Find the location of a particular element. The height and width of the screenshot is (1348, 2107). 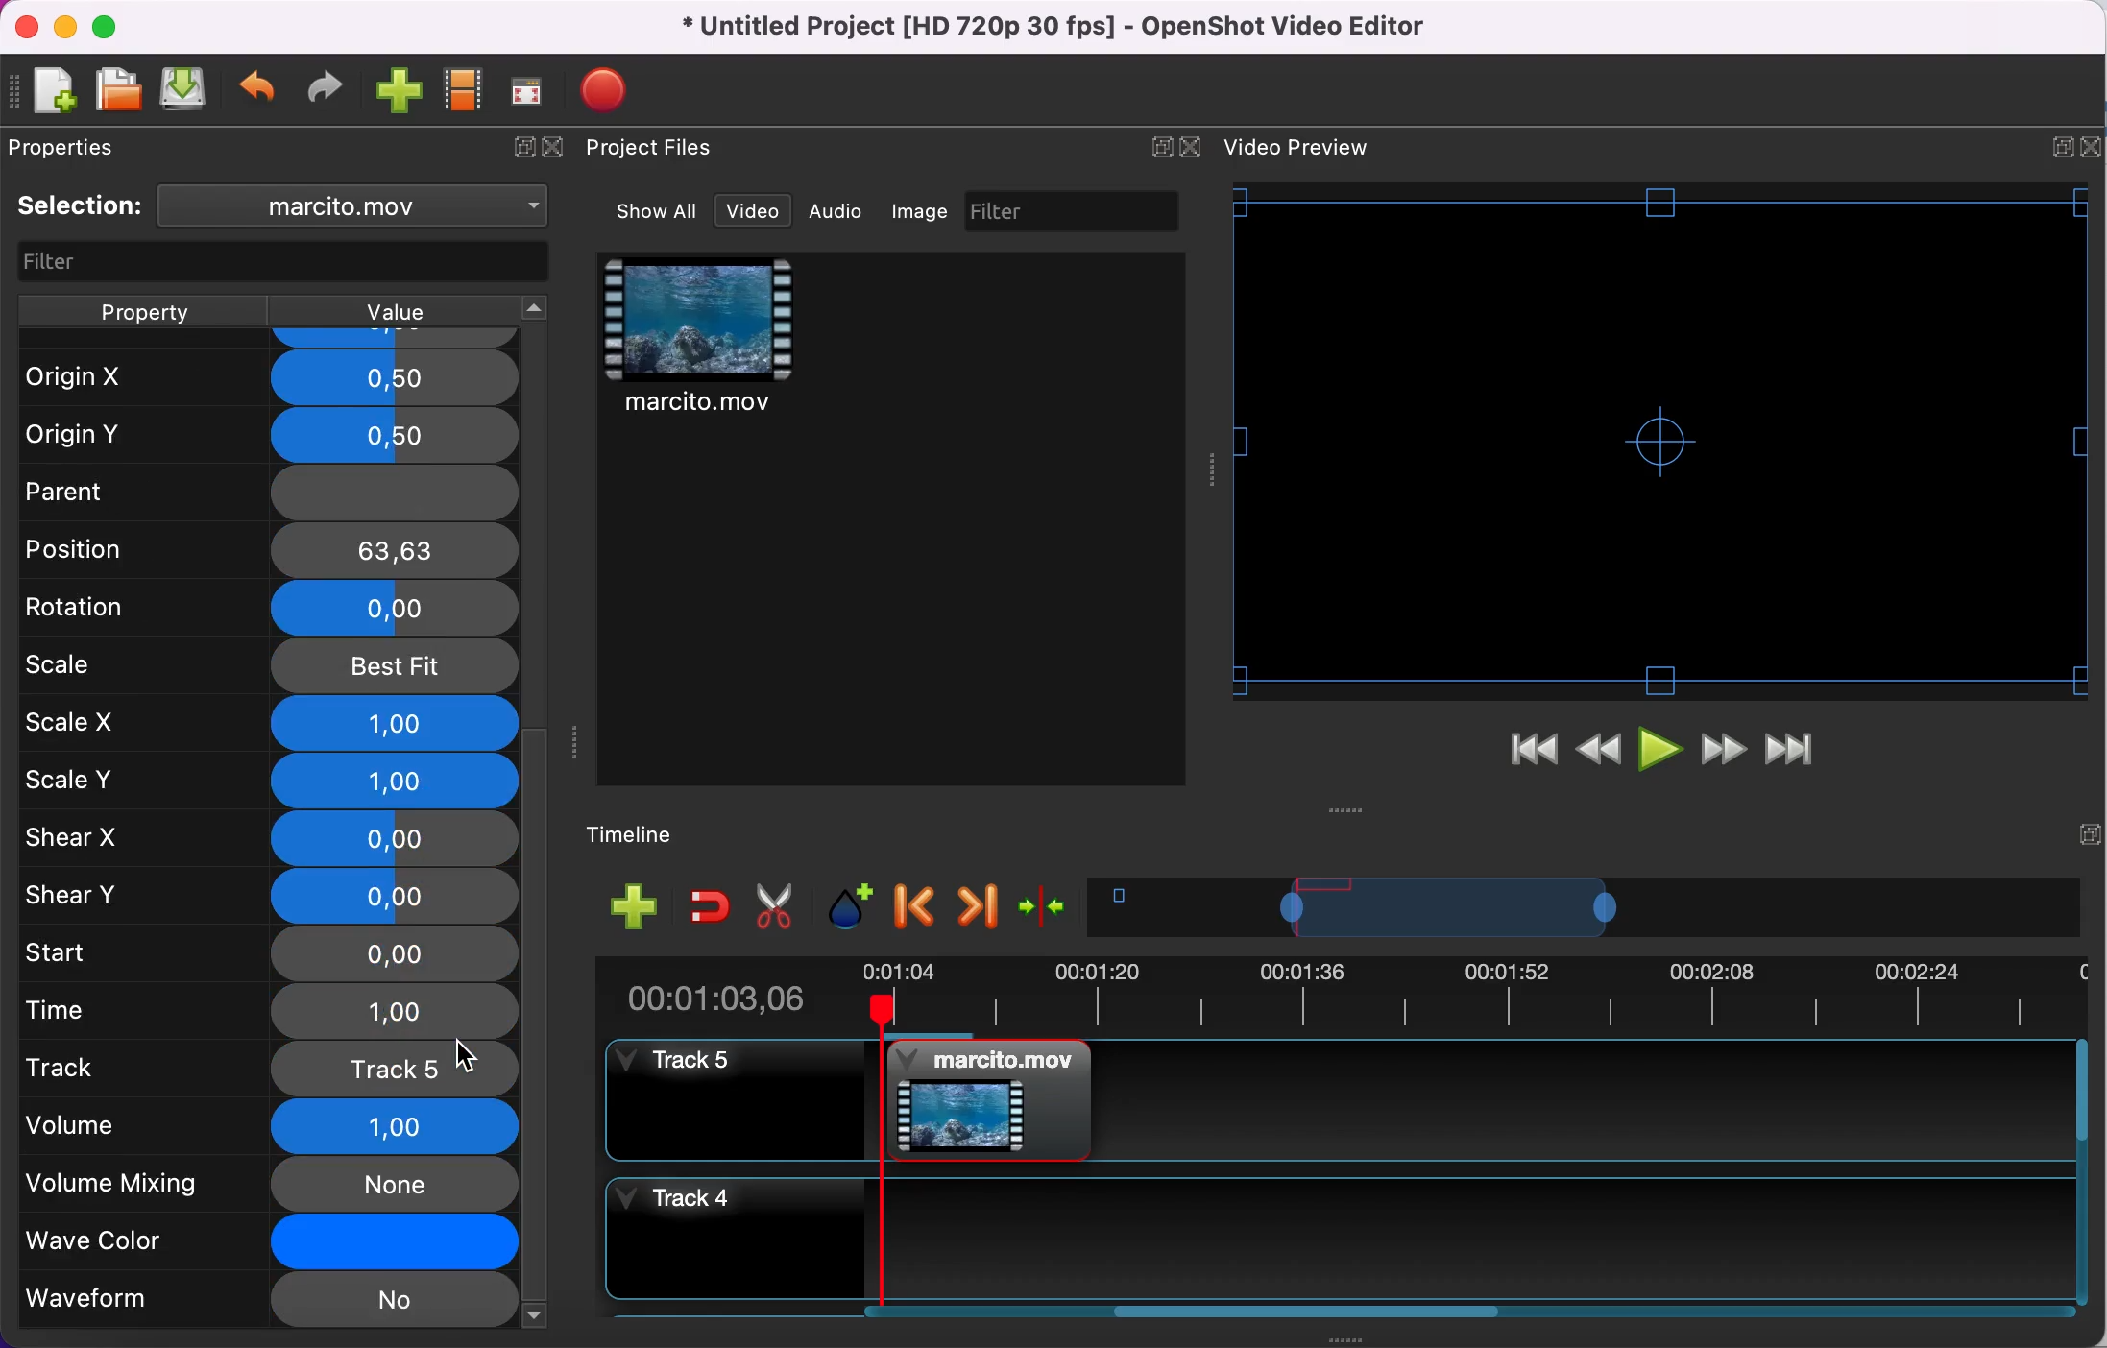

wave color is located at coordinates (270, 1244).